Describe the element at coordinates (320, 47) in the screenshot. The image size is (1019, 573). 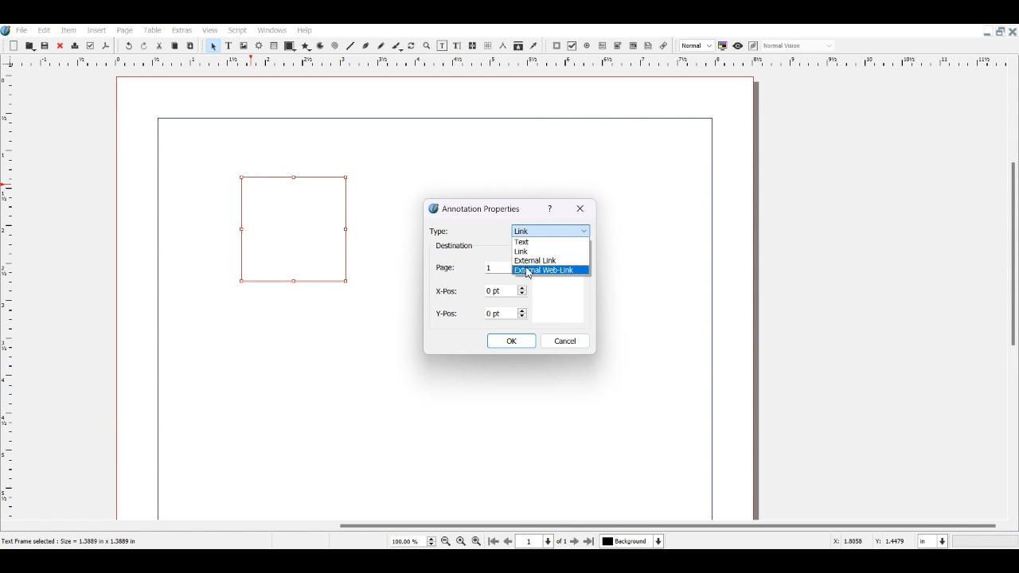
I see `Arc` at that location.